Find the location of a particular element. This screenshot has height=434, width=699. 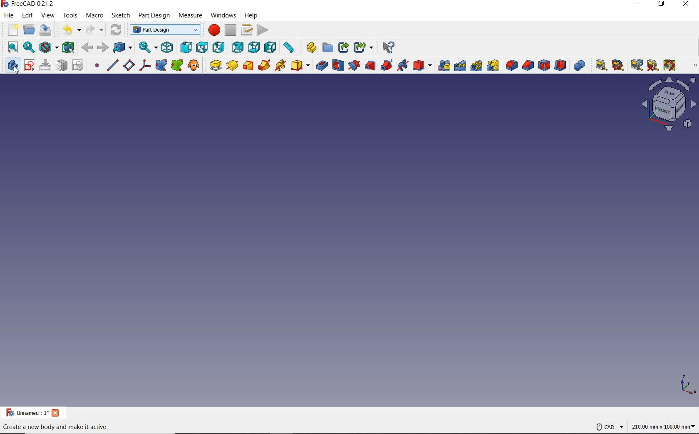

save is located at coordinates (46, 30).